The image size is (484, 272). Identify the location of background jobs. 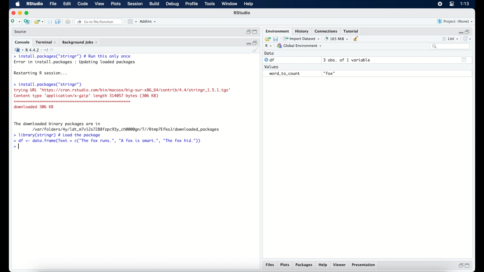
(80, 43).